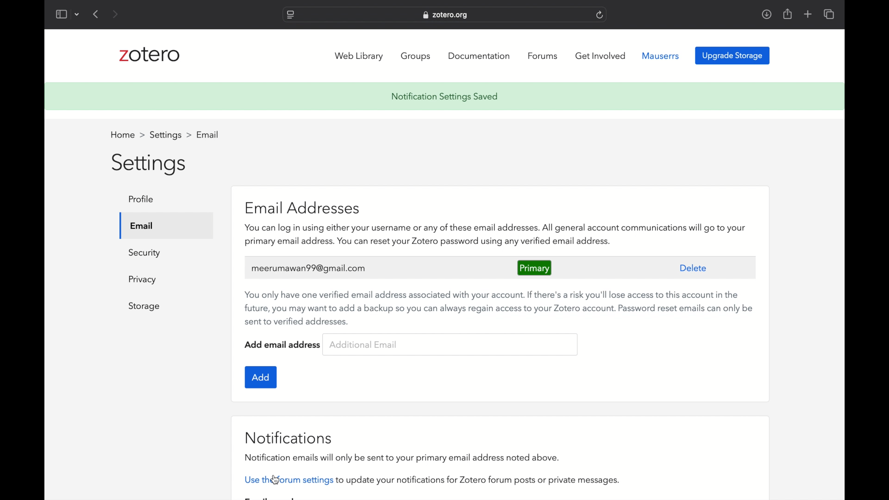  What do you see at coordinates (144, 306) in the screenshot?
I see `storage` at bounding box center [144, 306].